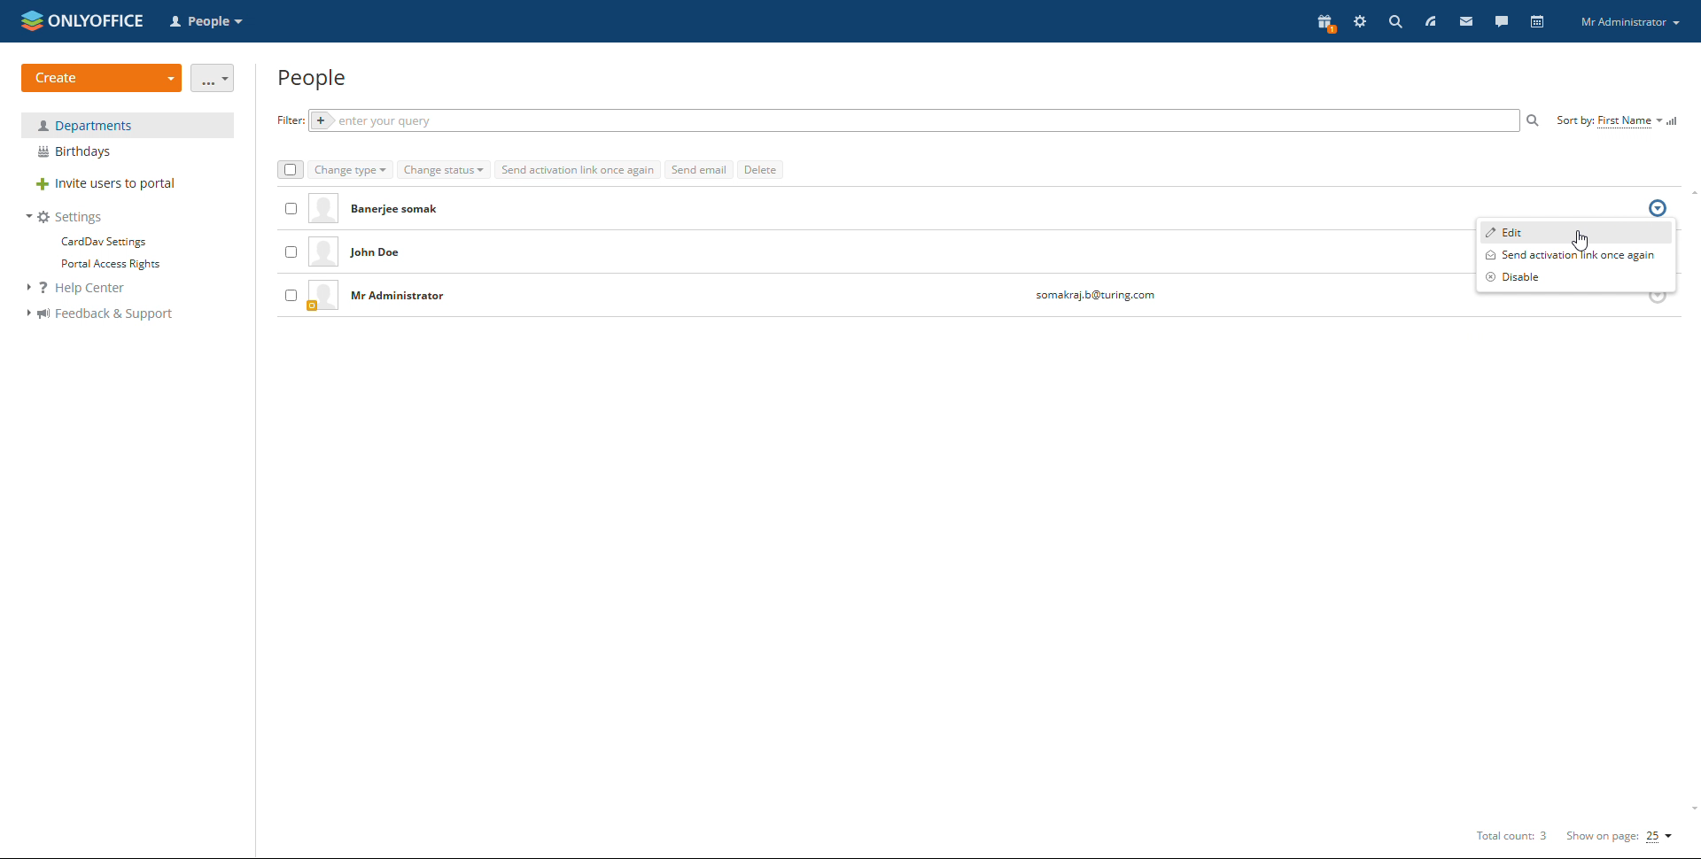 This screenshot has width=1701, height=859. What do you see at coordinates (286, 120) in the screenshot?
I see `Filer:` at bounding box center [286, 120].